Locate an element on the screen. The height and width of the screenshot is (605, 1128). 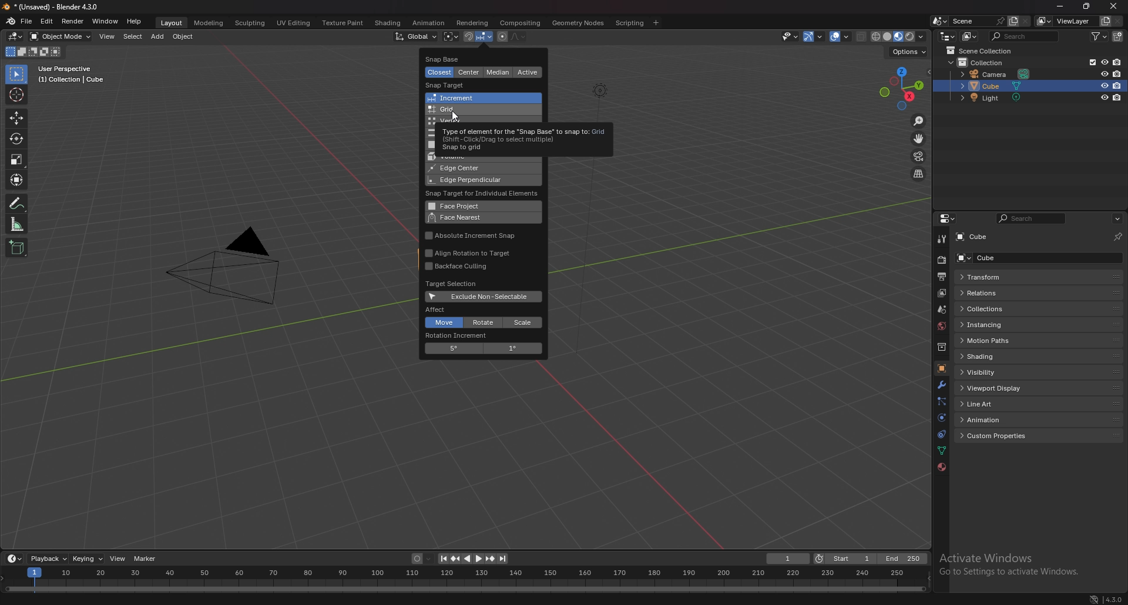
exclude non selectable is located at coordinates (484, 297).